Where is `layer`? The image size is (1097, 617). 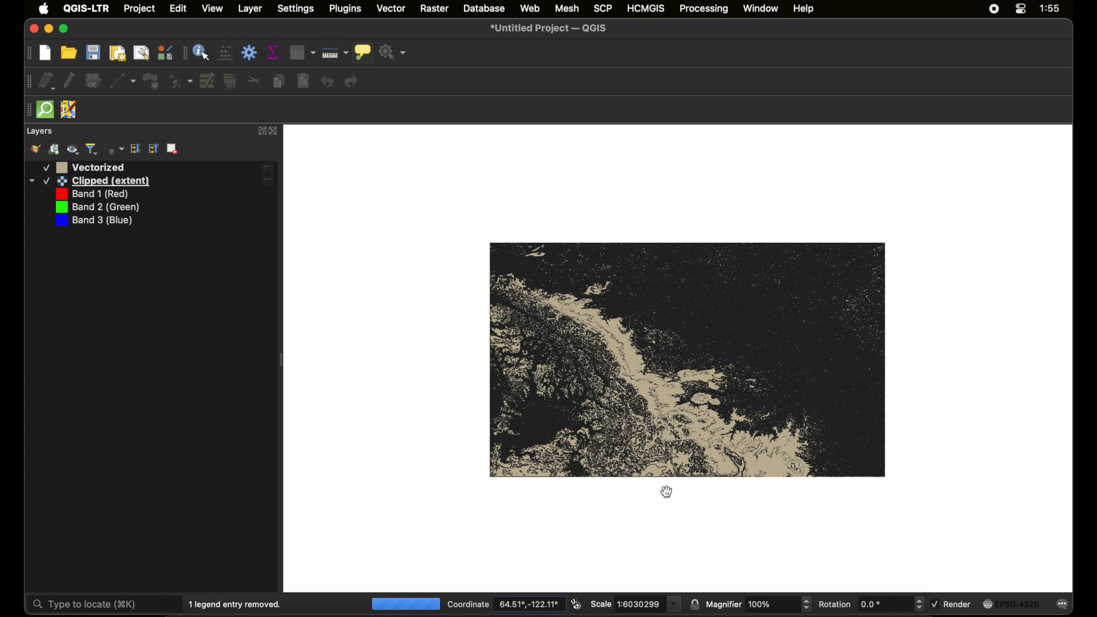 layer is located at coordinates (250, 9).